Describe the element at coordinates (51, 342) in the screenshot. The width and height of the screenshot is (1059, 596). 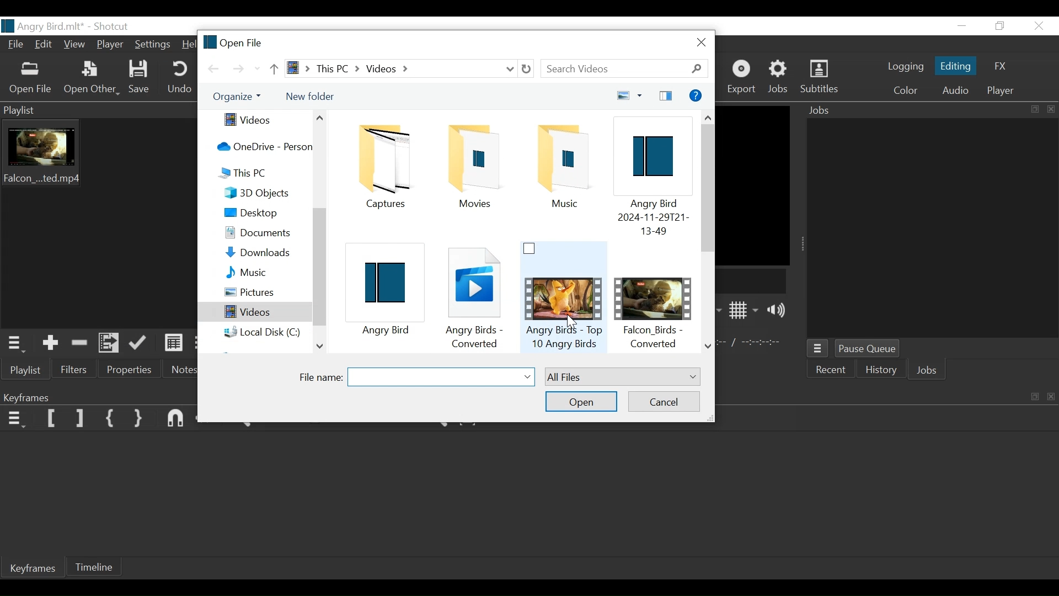
I see `Add the Source to the playlis` at that location.